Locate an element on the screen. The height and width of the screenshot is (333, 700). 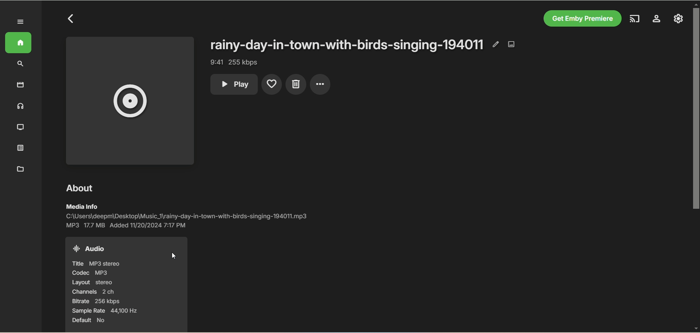
codec mp3 is located at coordinates (89, 273).